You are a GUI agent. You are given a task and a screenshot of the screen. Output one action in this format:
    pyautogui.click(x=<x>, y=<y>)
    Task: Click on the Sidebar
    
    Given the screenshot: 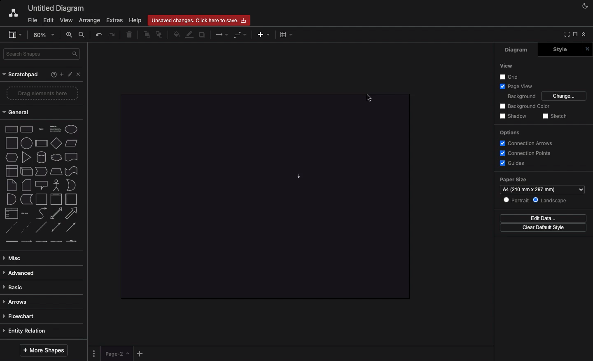 What is the action you would take?
    pyautogui.click(x=574, y=35)
    